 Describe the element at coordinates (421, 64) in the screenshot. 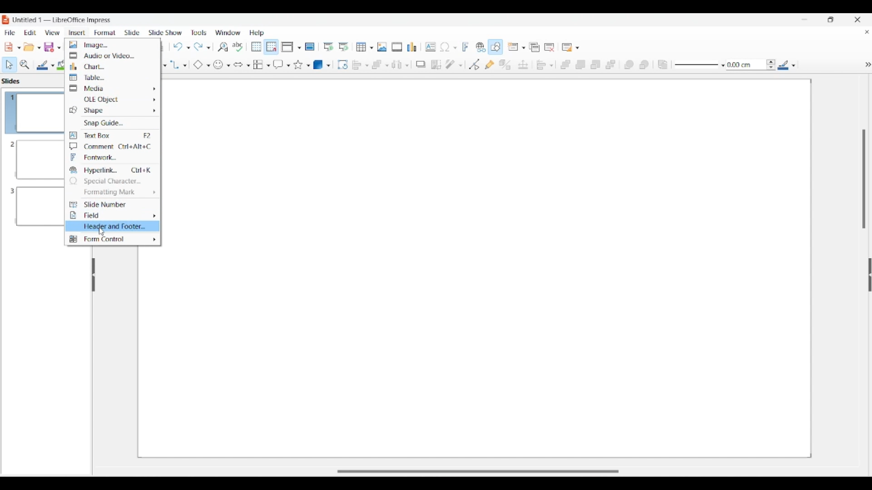

I see `Shadow` at that location.